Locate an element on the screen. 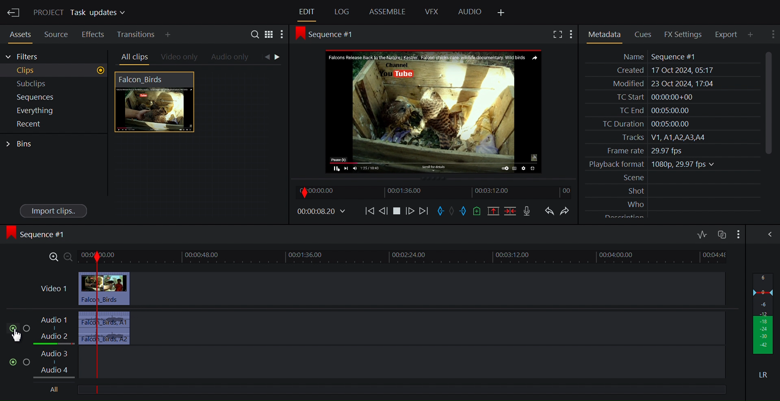 The height and width of the screenshot is (401, 780). Sequence #1 is located at coordinates (330, 34).